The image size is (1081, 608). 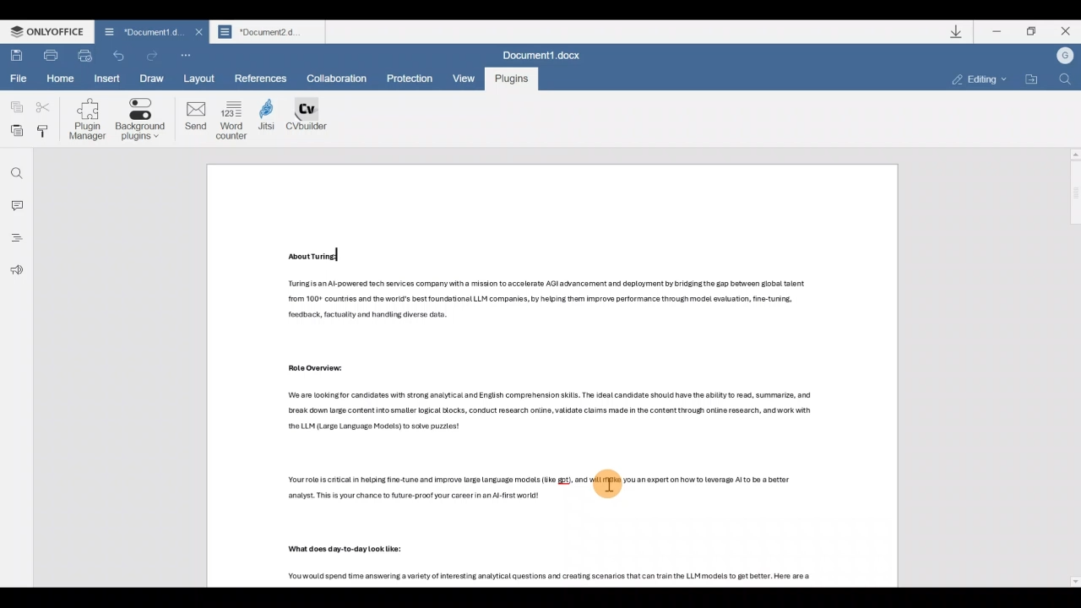 What do you see at coordinates (88, 56) in the screenshot?
I see `Quick print` at bounding box center [88, 56].